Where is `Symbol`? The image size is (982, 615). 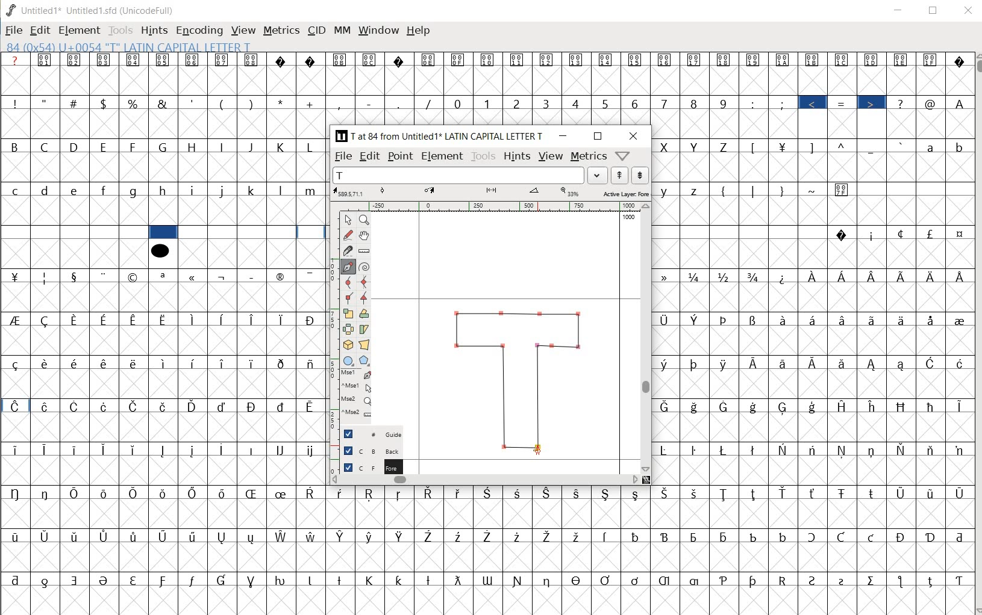 Symbol is located at coordinates (783, 536).